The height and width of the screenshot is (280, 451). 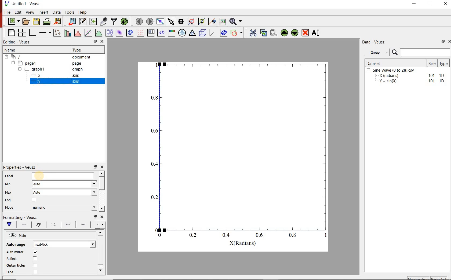 What do you see at coordinates (295, 33) in the screenshot?
I see `move down` at bounding box center [295, 33].